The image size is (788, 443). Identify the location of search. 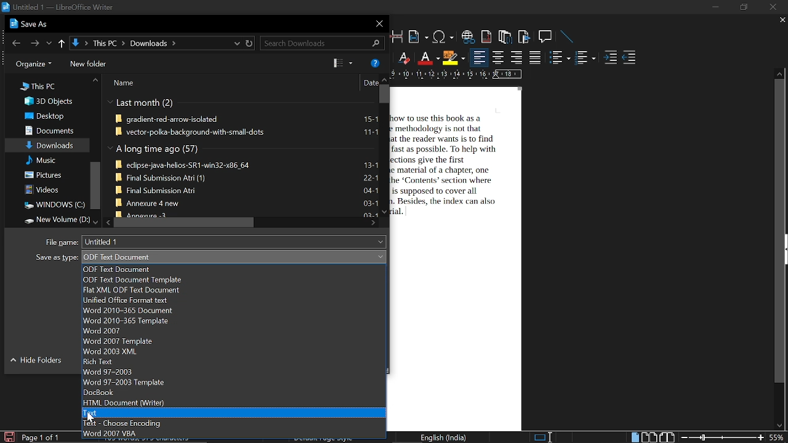
(320, 44).